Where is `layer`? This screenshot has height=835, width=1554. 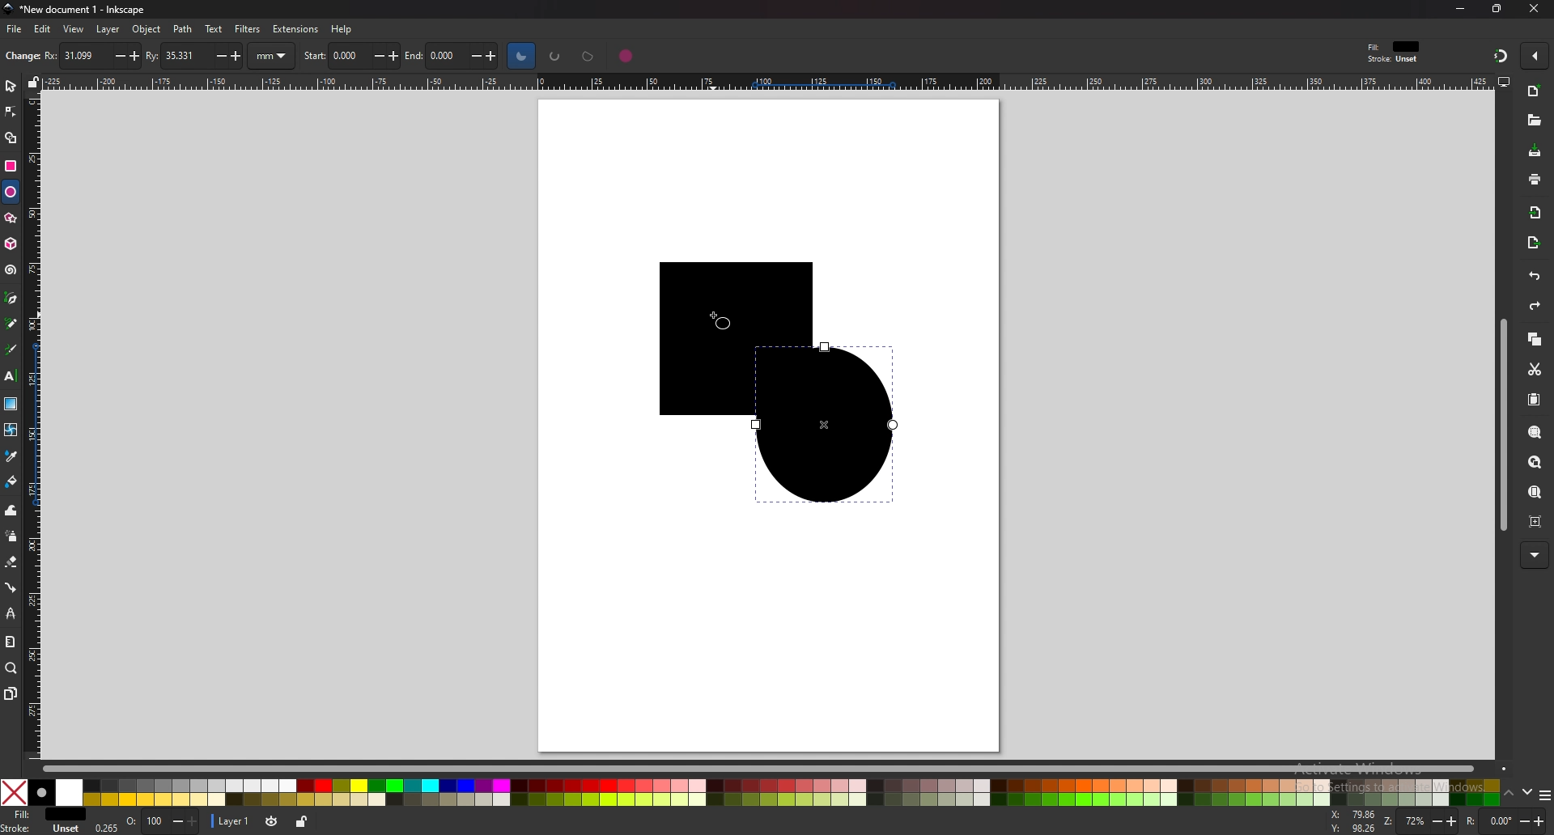
layer is located at coordinates (232, 822).